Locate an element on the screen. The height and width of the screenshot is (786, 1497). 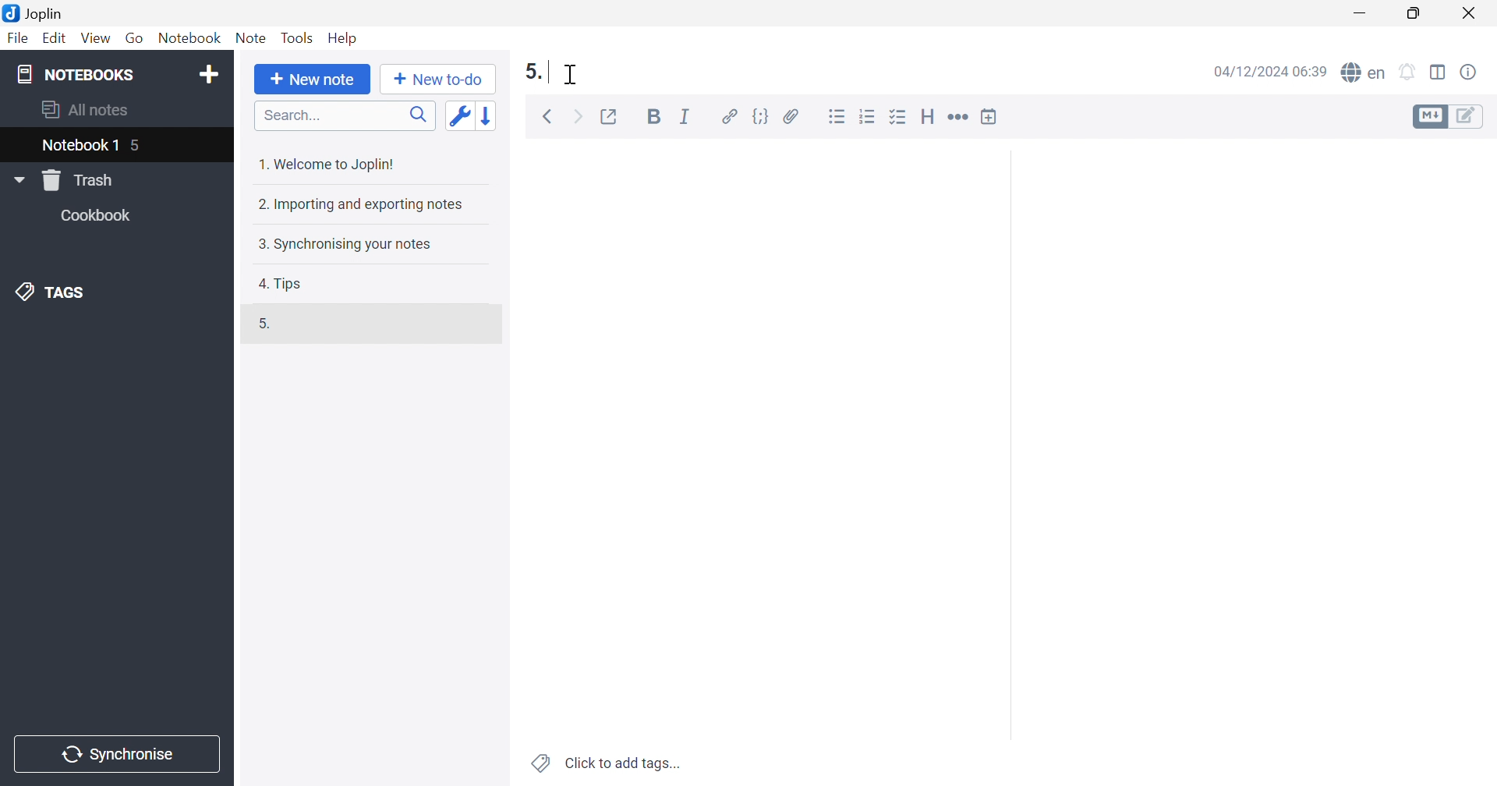
Add notebook is located at coordinates (210, 73).